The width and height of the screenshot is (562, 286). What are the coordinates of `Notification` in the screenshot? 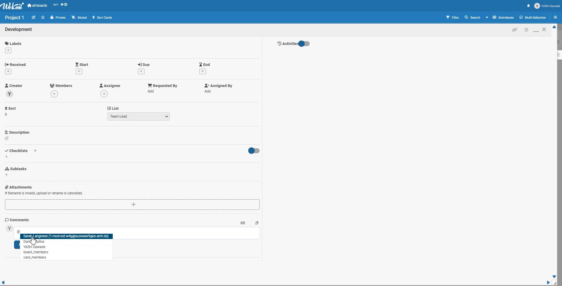 It's located at (528, 6).